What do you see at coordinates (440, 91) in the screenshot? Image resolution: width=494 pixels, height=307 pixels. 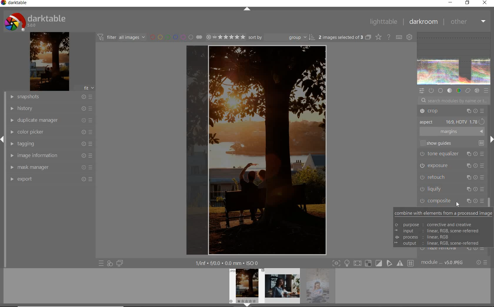 I see `base` at bounding box center [440, 91].